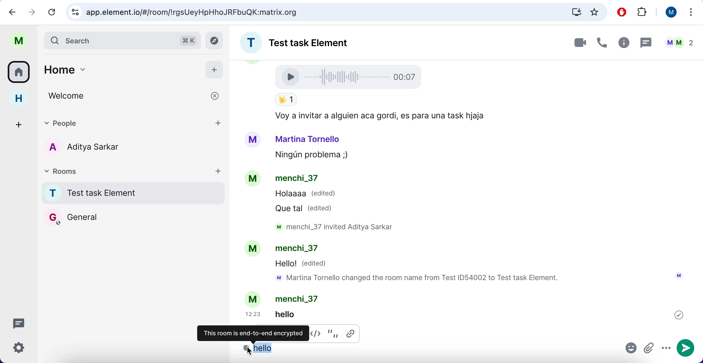 The width and height of the screenshot is (703, 363). What do you see at coordinates (306, 208) in the screenshot?
I see `Que tal (edited)` at bounding box center [306, 208].